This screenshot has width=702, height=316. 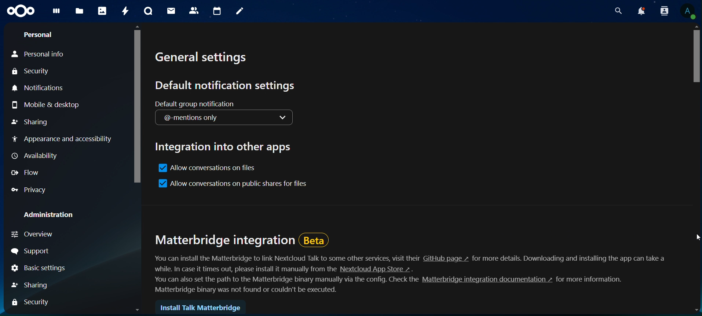 I want to click on contacts, so click(x=194, y=10).